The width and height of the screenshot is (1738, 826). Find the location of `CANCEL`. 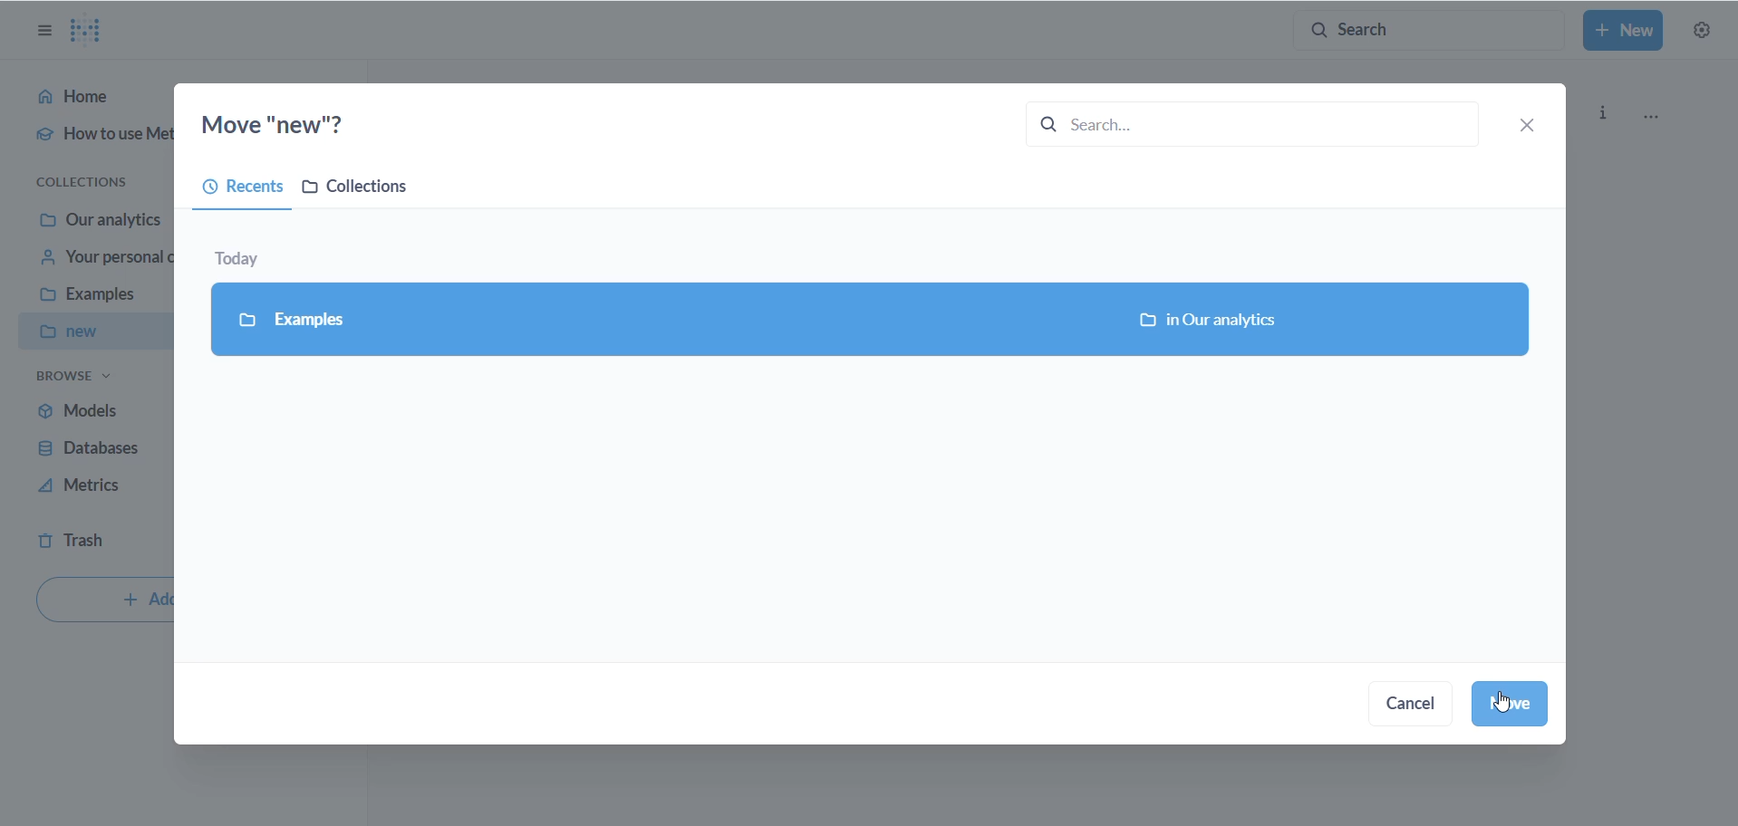

CANCEL is located at coordinates (1418, 707).